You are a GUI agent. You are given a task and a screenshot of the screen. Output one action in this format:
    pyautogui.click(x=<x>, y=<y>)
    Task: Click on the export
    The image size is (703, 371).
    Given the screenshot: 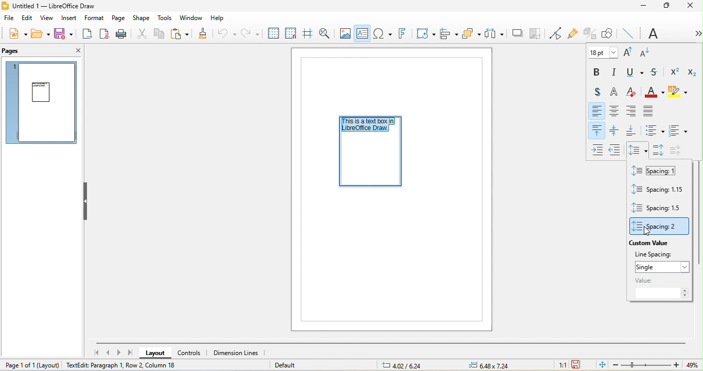 What is the action you would take?
    pyautogui.click(x=89, y=34)
    